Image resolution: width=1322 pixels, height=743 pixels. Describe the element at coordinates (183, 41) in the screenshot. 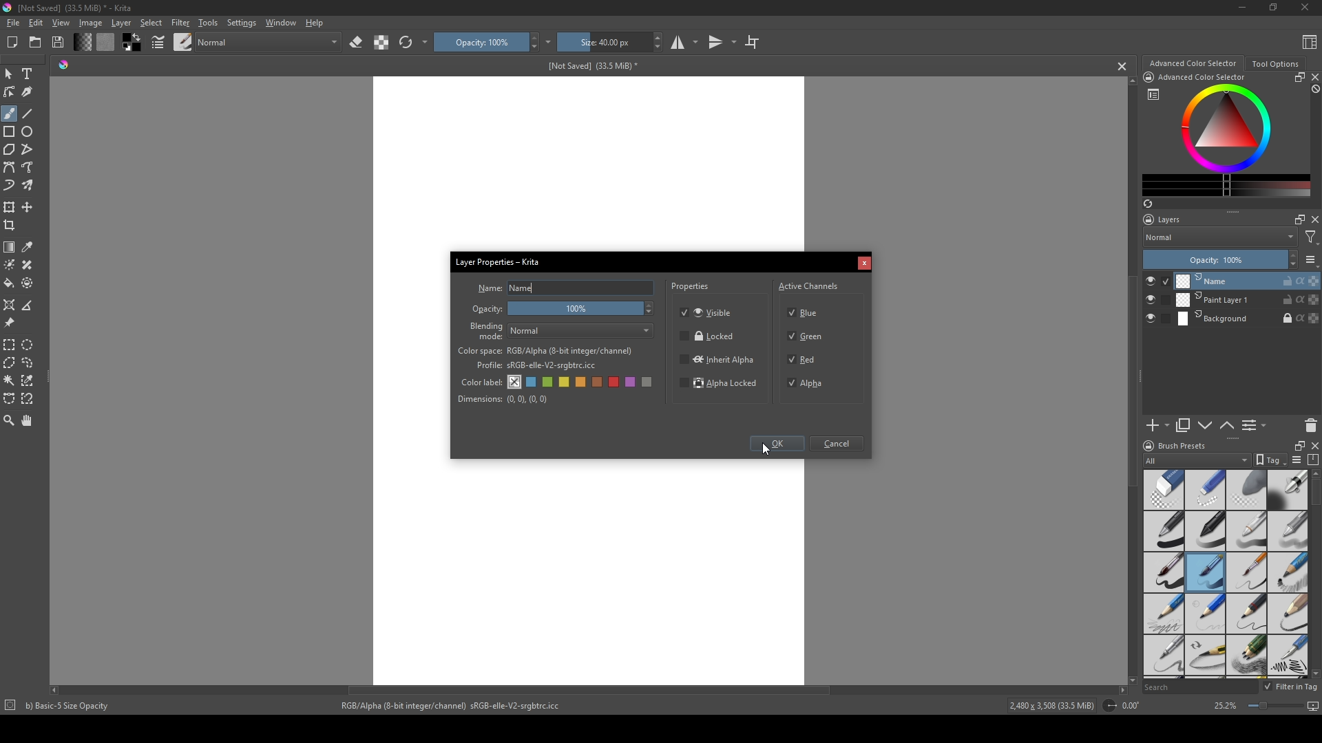

I see `brush` at that location.